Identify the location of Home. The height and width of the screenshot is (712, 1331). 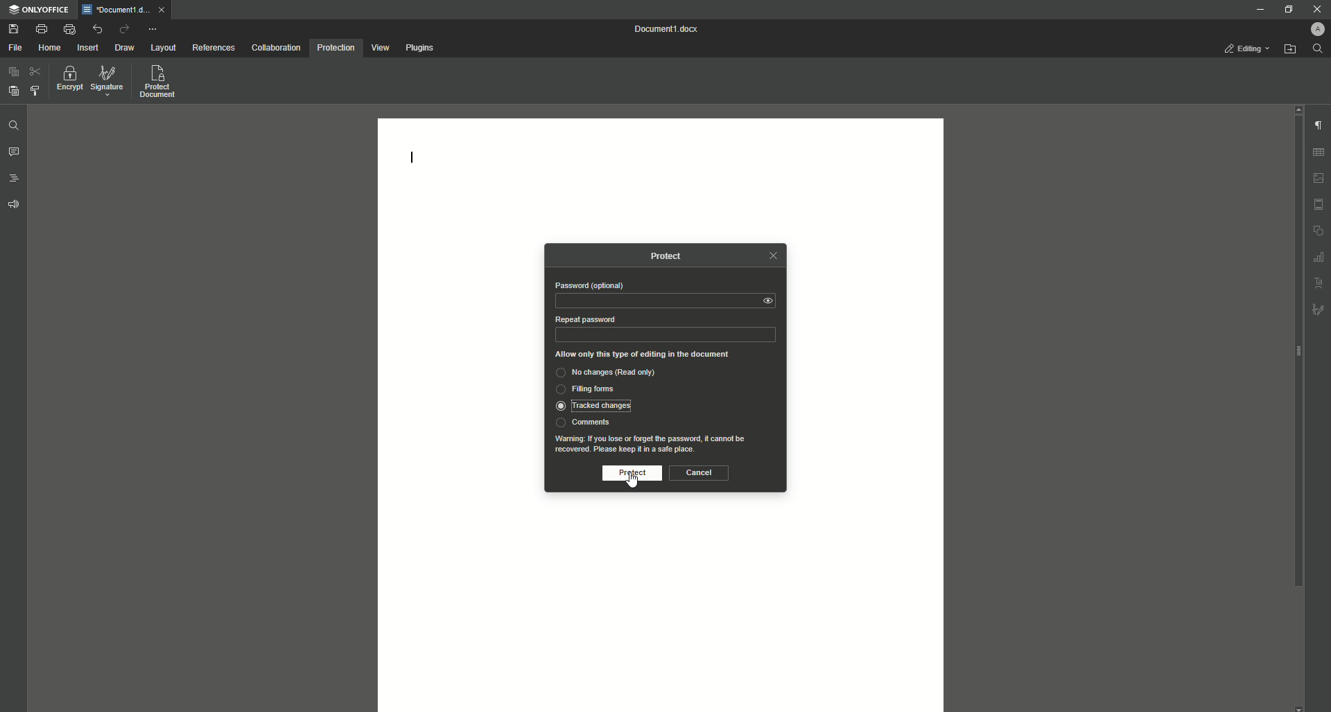
(49, 48).